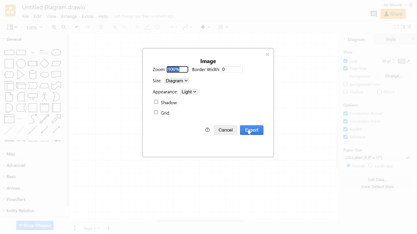 The image size is (417, 234). I want to click on Grid pts, so click(384, 61).